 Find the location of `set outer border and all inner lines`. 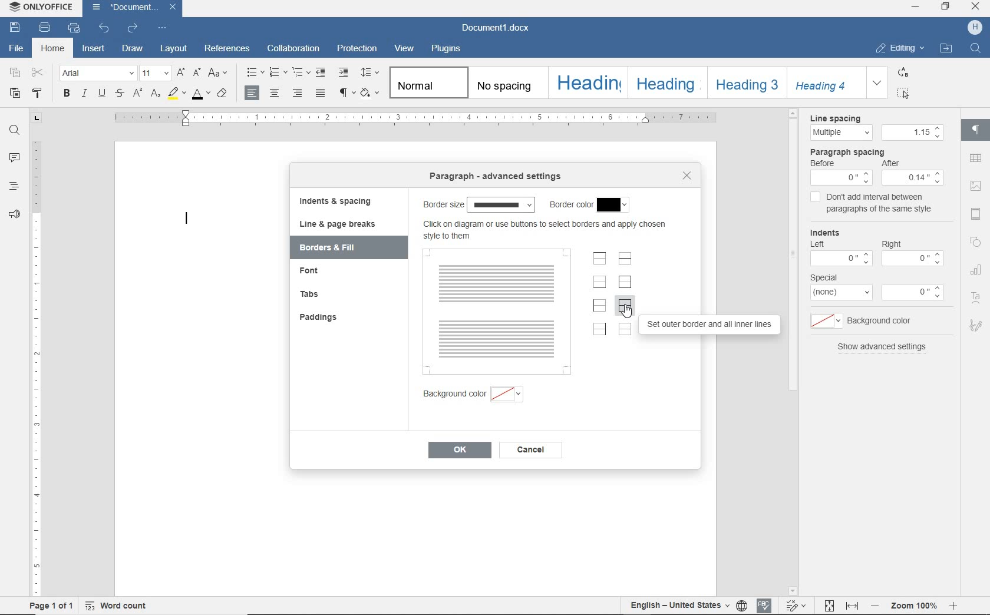

set outer border and all inner lines is located at coordinates (626, 307).